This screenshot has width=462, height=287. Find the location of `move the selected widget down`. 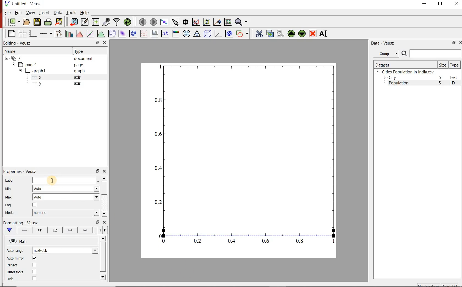

move the selected widget down is located at coordinates (302, 34).